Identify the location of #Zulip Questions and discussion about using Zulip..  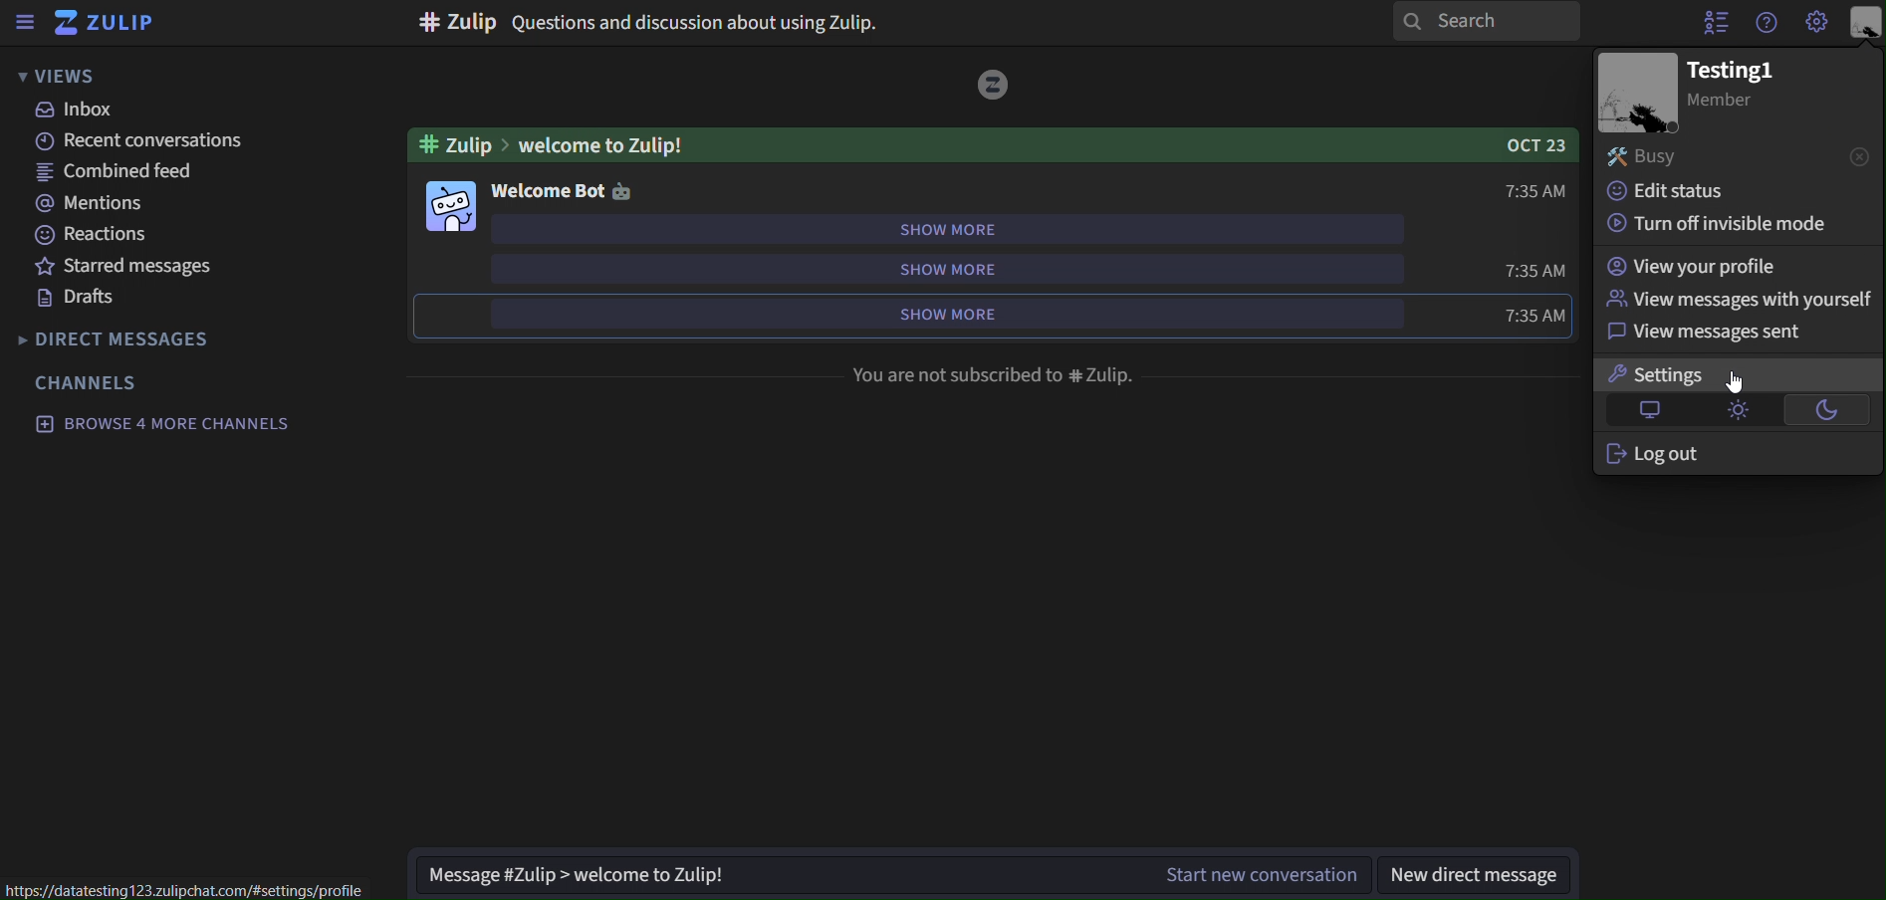
(654, 20).